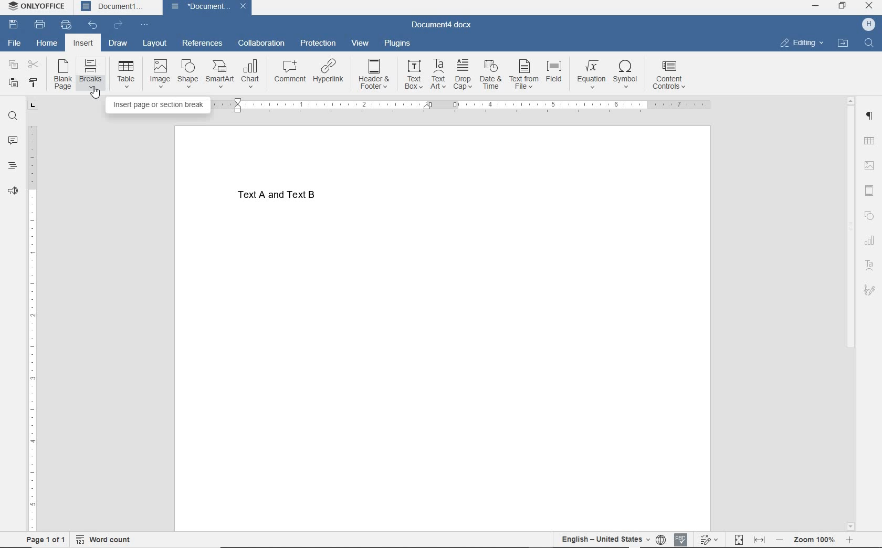  What do you see at coordinates (361, 44) in the screenshot?
I see `VIEW` at bounding box center [361, 44].